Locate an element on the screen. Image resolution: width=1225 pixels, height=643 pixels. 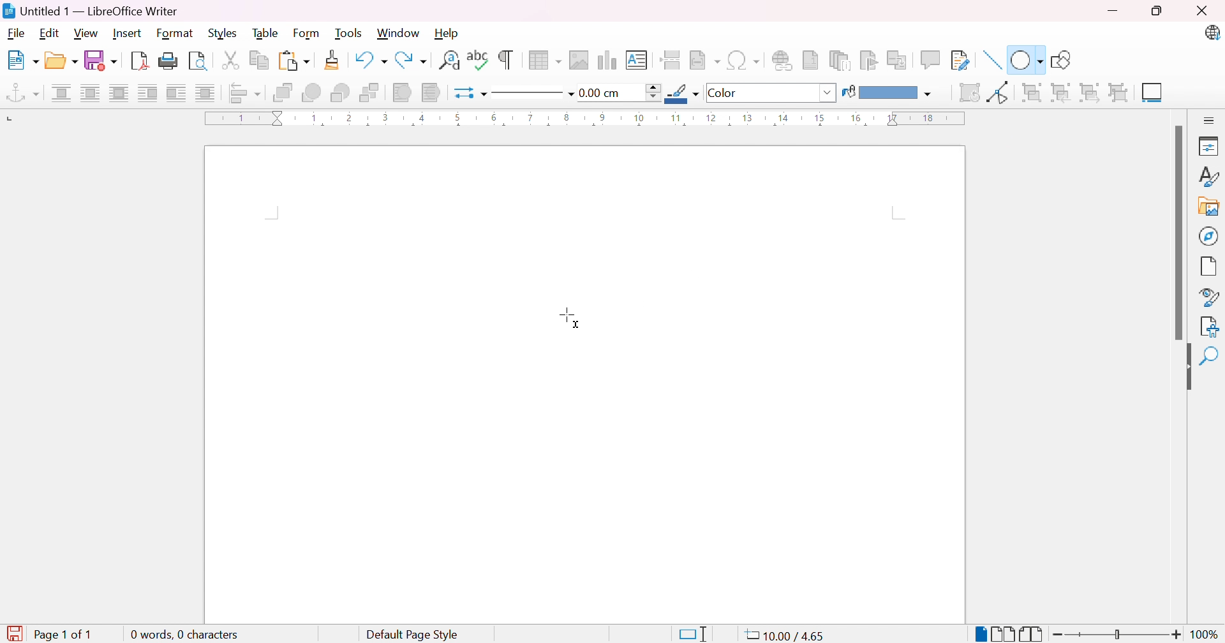
Cursor is located at coordinates (570, 315).